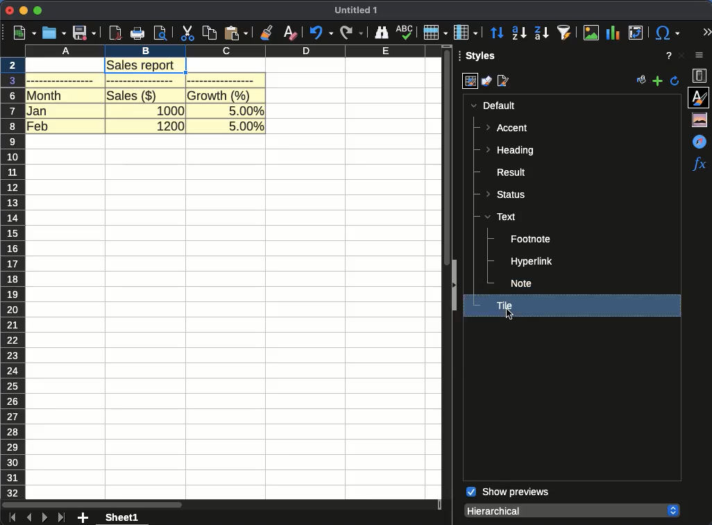 This screenshot has width=712, height=525. I want to click on image, so click(593, 33).